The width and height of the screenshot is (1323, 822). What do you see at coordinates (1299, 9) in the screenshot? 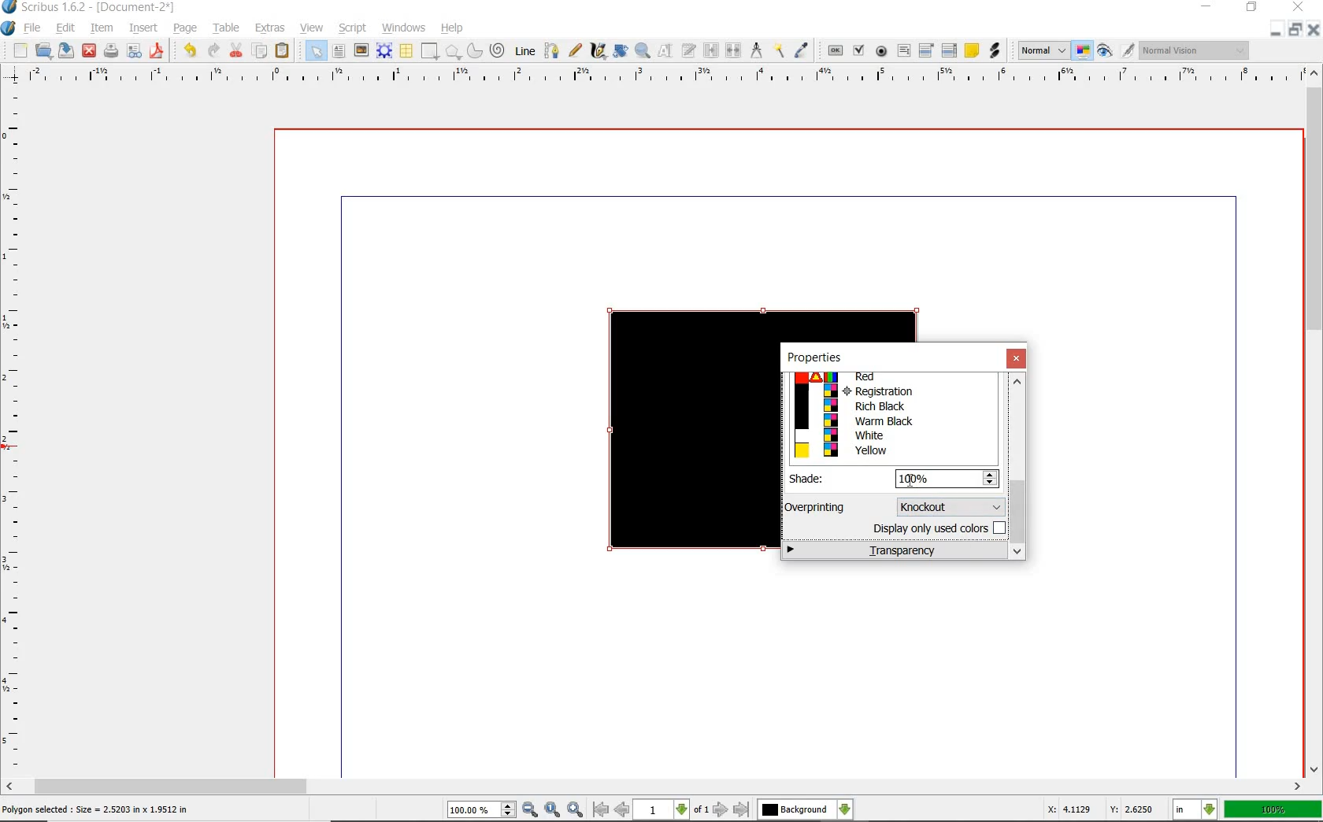
I see `CLOSE` at bounding box center [1299, 9].